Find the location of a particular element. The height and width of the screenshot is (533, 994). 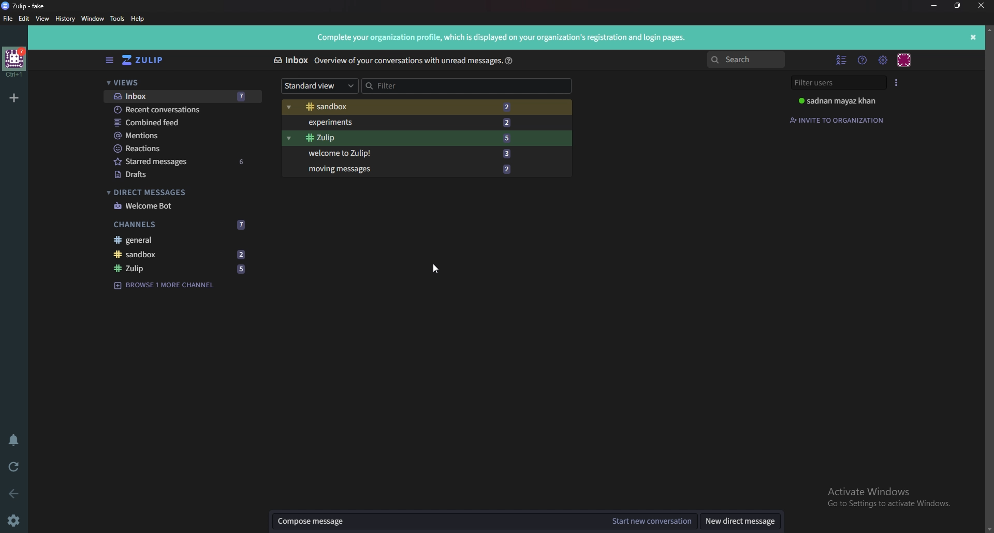

General is located at coordinates (183, 240).